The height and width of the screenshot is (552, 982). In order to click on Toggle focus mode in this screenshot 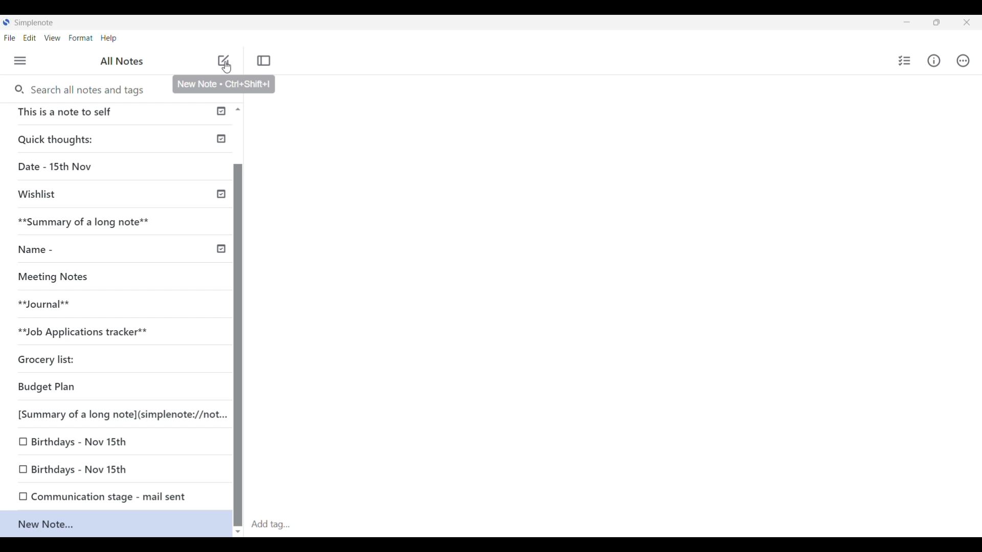, I will do `click(264, 60)`.